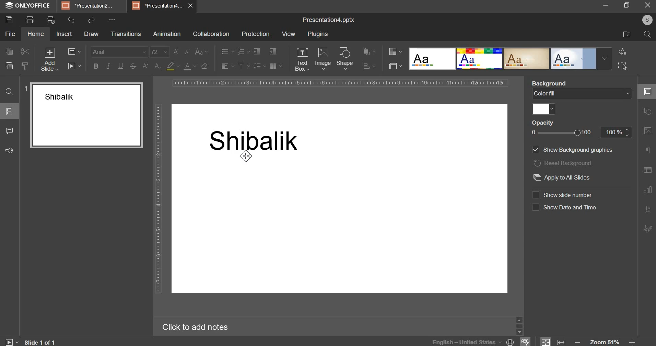 The image size is (656, 346). What do you see at coordinates (91, 7) in the screenshot?
I see `Presentation2` at bounding box center [91, 7].